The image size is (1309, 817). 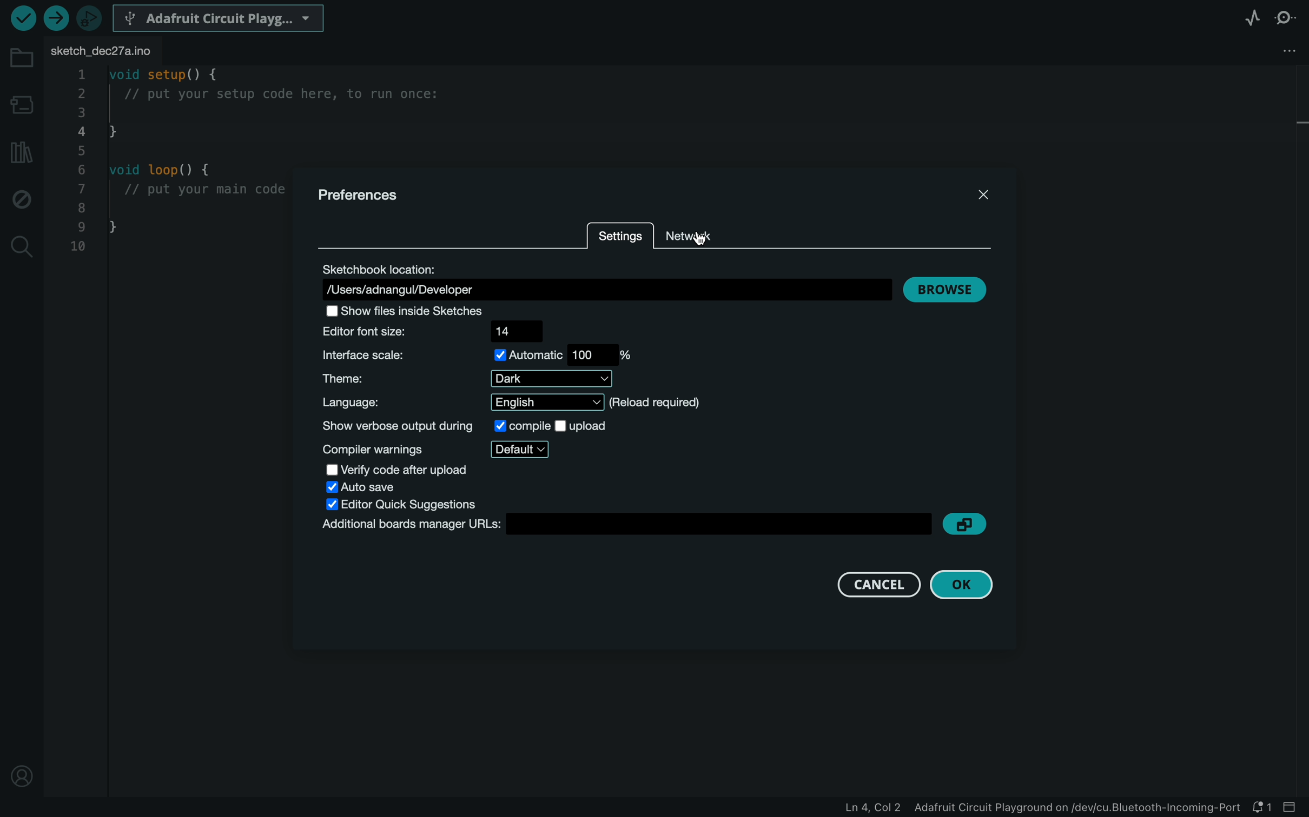 I want to click on ok, so click(x=966, y=585).